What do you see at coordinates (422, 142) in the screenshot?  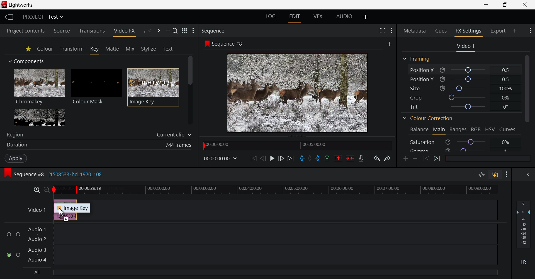 I see `Saturation` at bounding box center [422, 142].